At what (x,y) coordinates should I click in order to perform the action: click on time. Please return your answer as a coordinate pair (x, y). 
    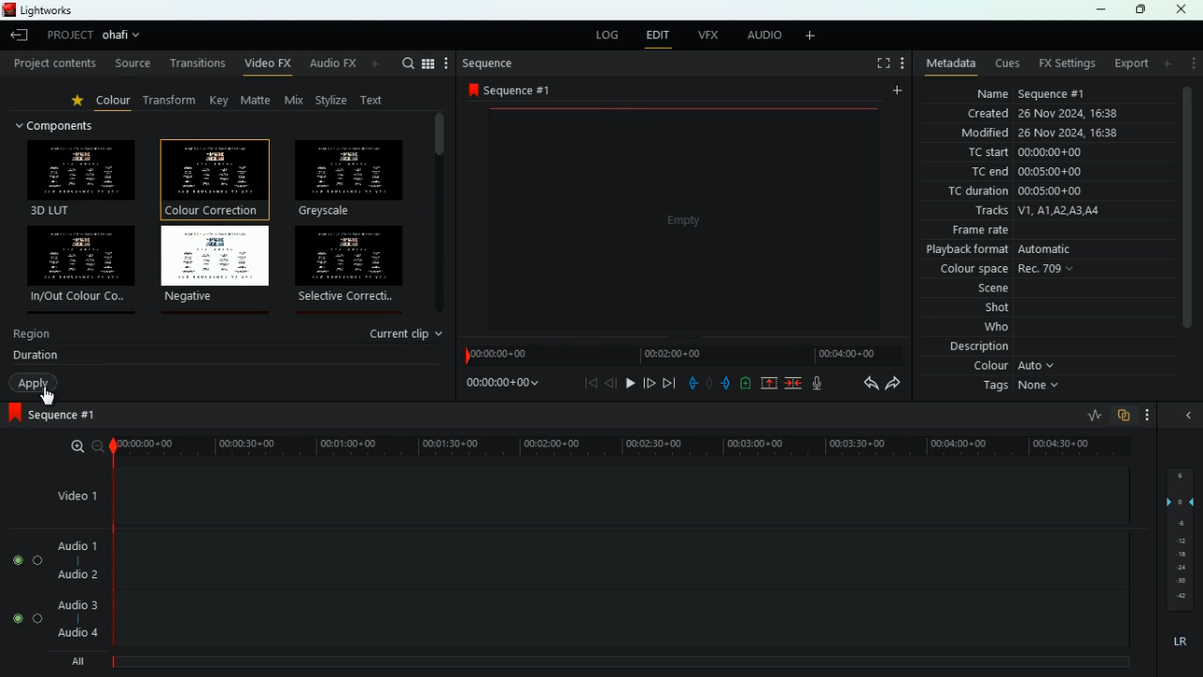
    Looking at the image, I should click on (614, 443).